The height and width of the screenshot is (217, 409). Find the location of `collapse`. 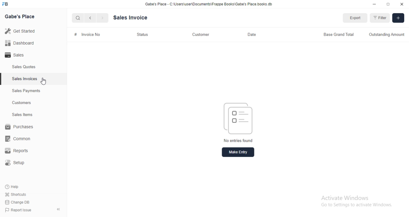

collapse is located at coordinates (58, 208).